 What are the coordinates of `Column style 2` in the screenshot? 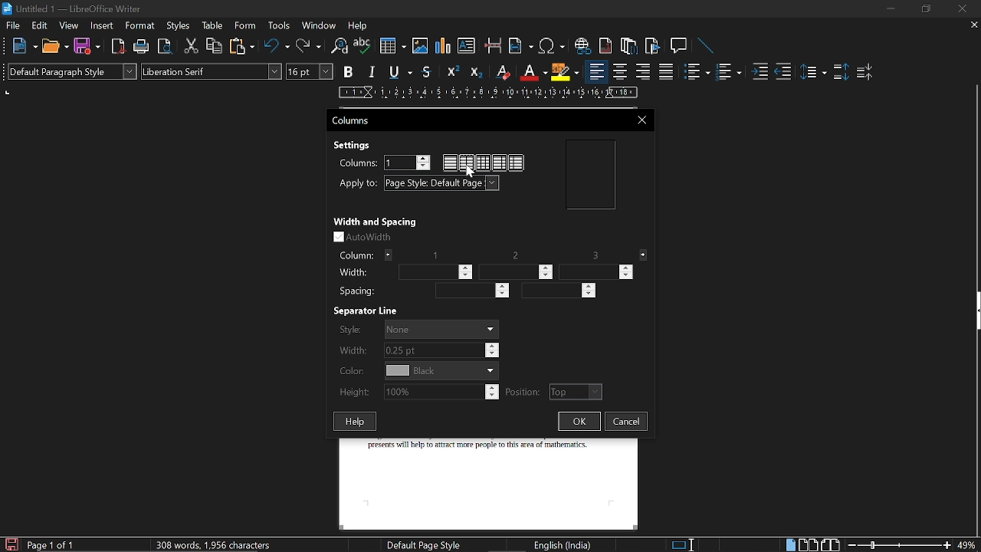 It's located at (498, 162).